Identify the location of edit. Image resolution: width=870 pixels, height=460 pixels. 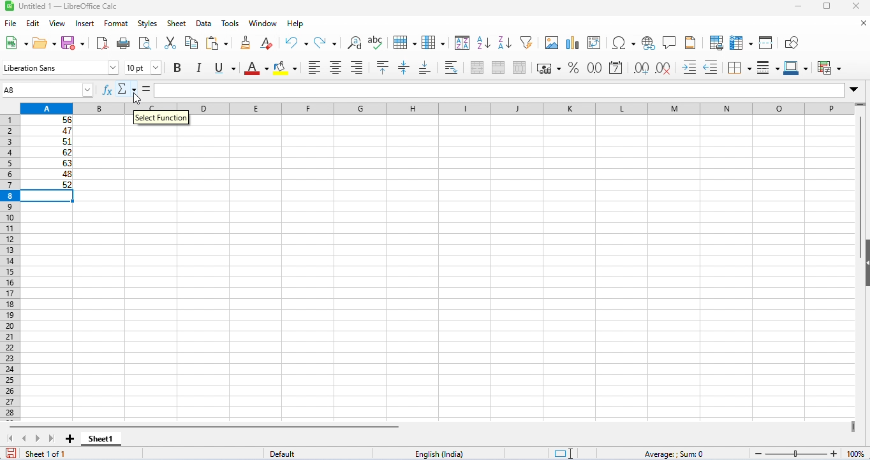
(33, 24).